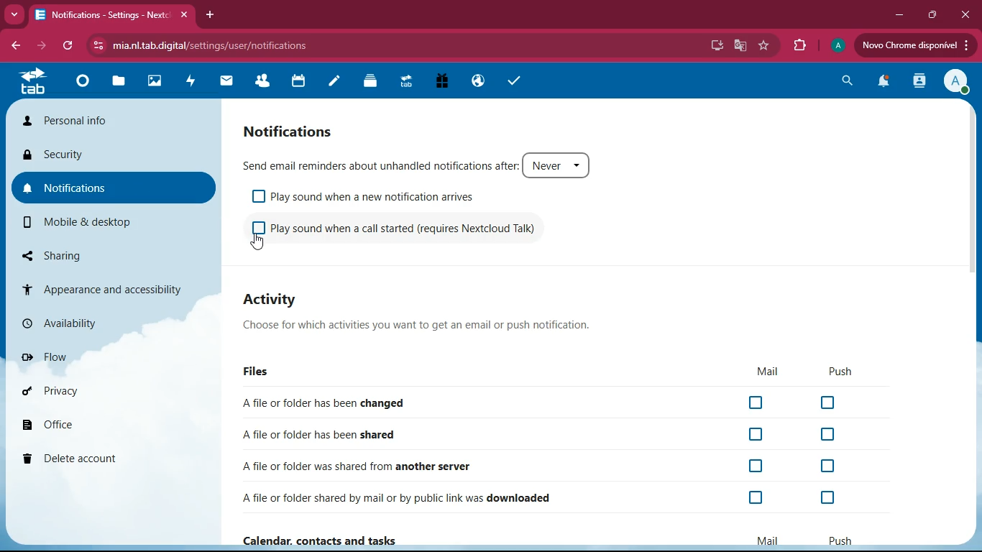 The height and width of the screenshot is (552, 982). Describe the element at coordinates (800, 44) in the screenshot. I see `extensions` at that location.